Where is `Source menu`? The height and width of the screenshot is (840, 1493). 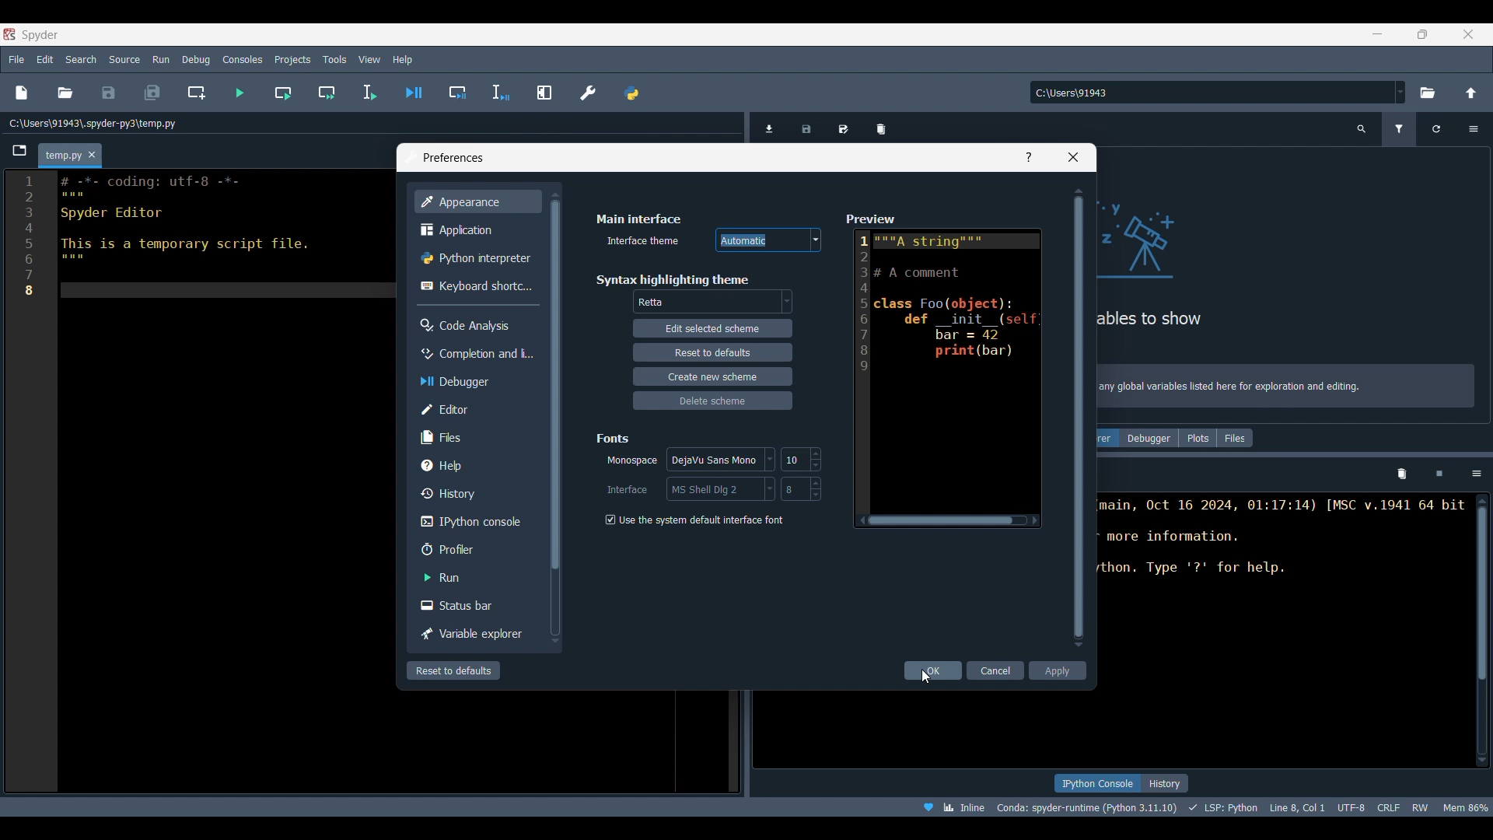 Source menu is located at coordinates (125, 58).